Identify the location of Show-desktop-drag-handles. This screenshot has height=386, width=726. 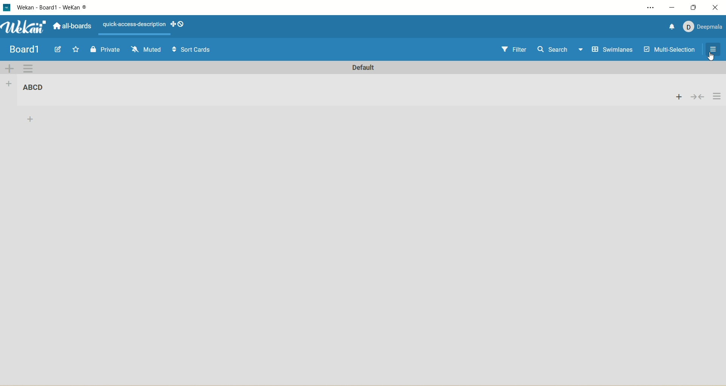
(182, 24).